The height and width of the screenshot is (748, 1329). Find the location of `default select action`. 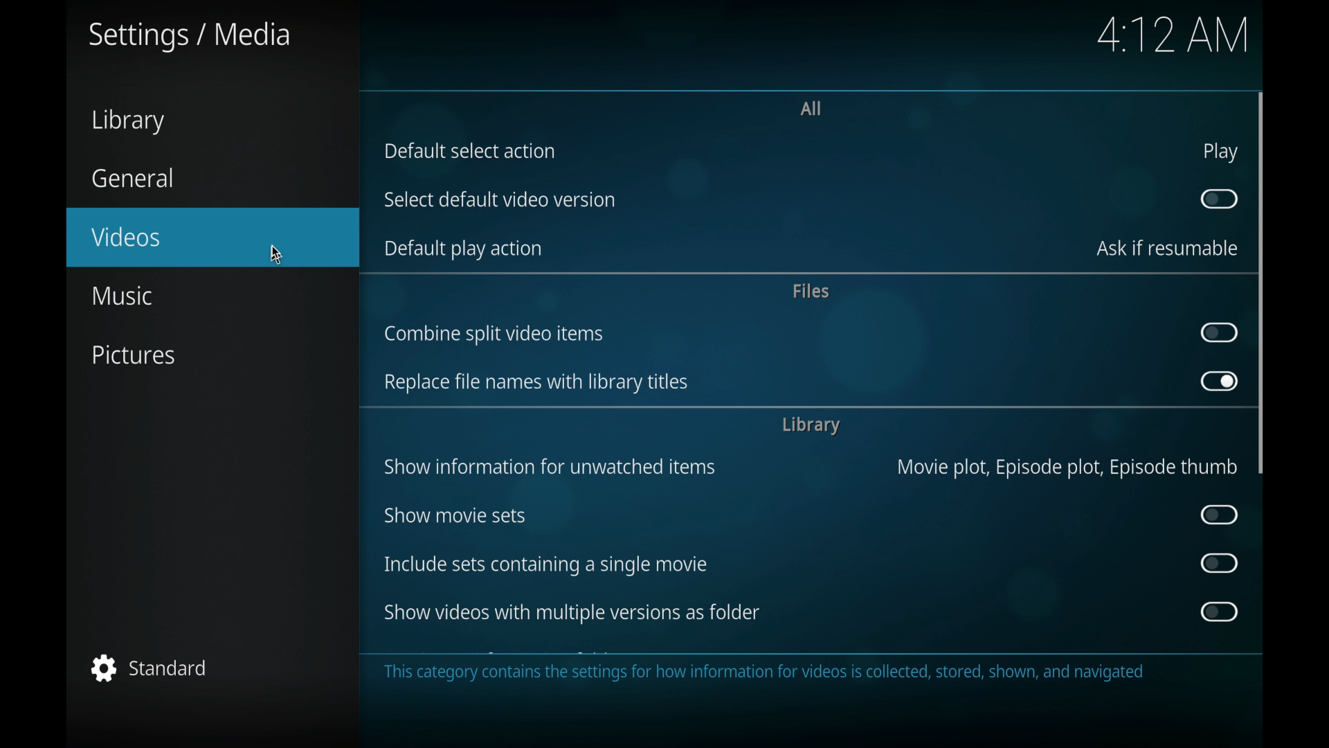

default select action is located at coordinates (471, 151).